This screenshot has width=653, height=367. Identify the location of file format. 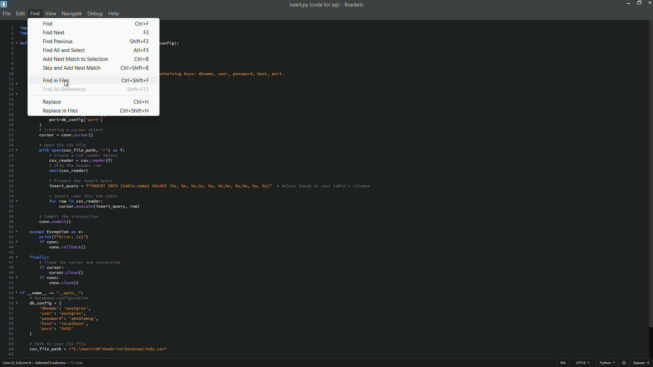
(608, 363).